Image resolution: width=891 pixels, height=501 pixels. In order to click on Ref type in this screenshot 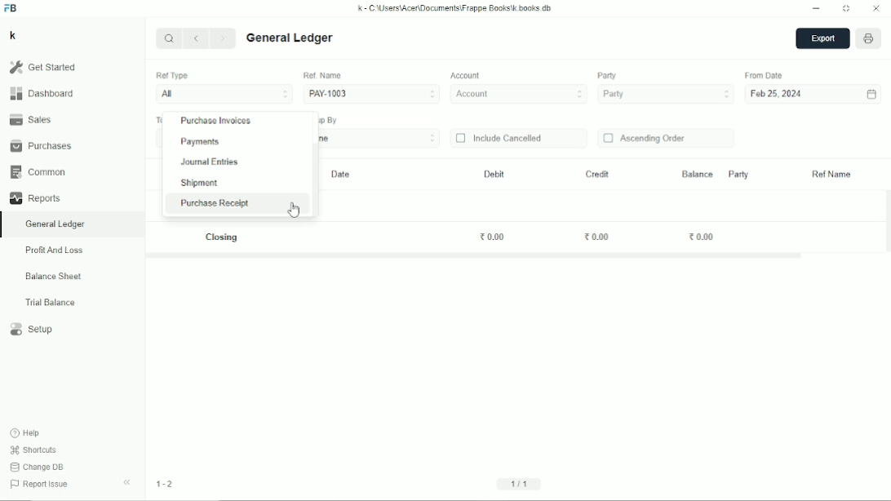, I will do `click(171, 76)`.